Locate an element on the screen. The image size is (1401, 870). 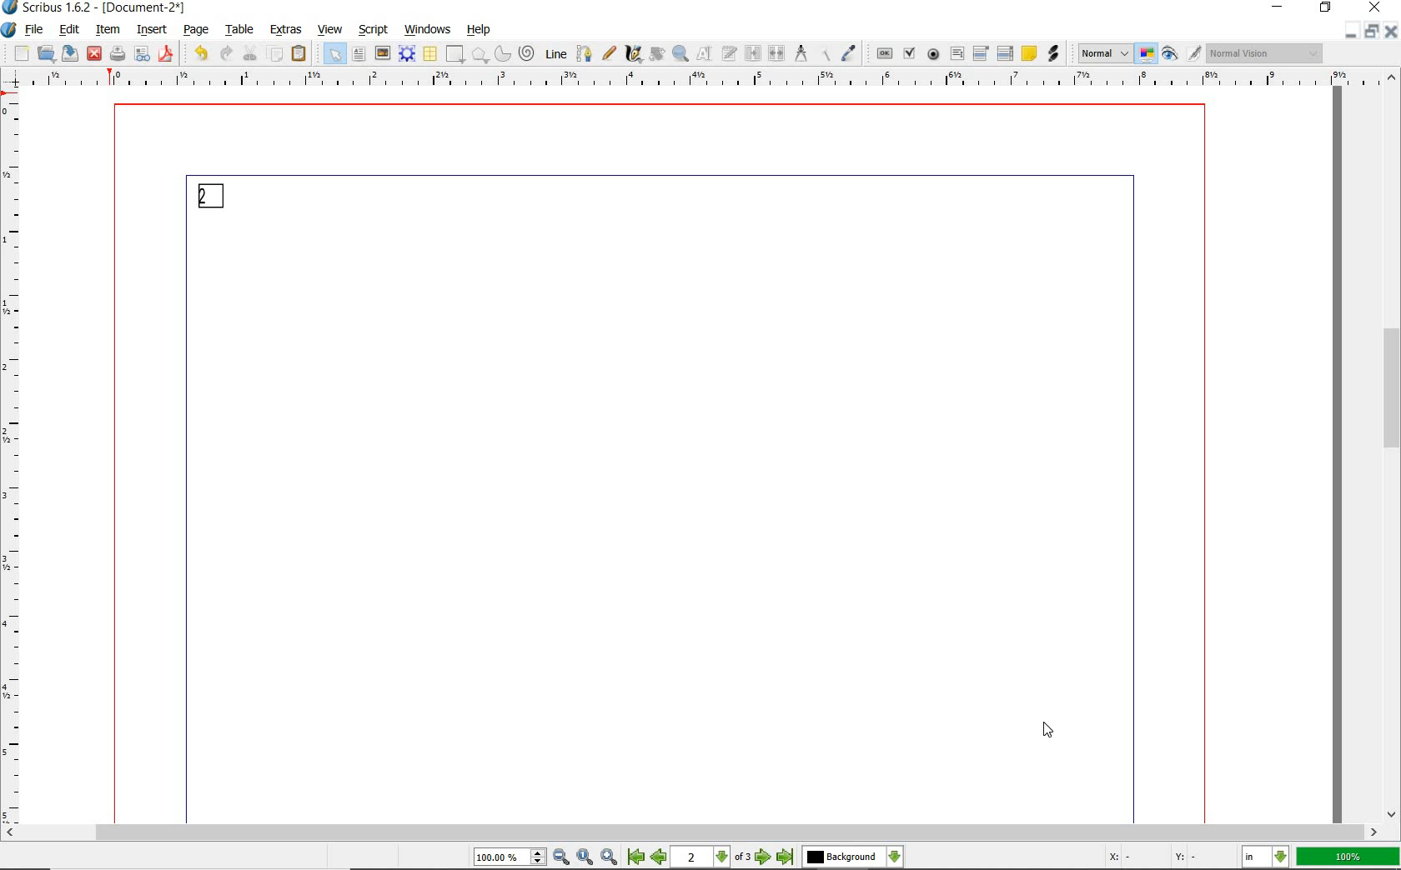
Close is located at coordinates (1393, 34).